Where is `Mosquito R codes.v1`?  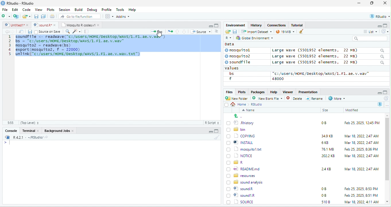
Mosquito R codes.v1 is located at coordinates (79, 25).